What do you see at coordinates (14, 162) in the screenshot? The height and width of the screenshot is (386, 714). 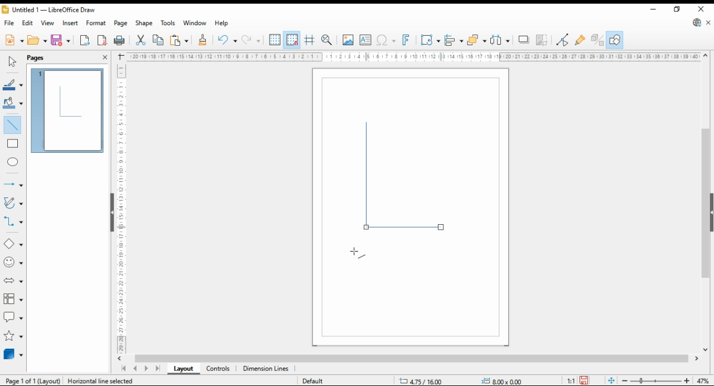 I see `ellipse` at bounding box center [14, 162].